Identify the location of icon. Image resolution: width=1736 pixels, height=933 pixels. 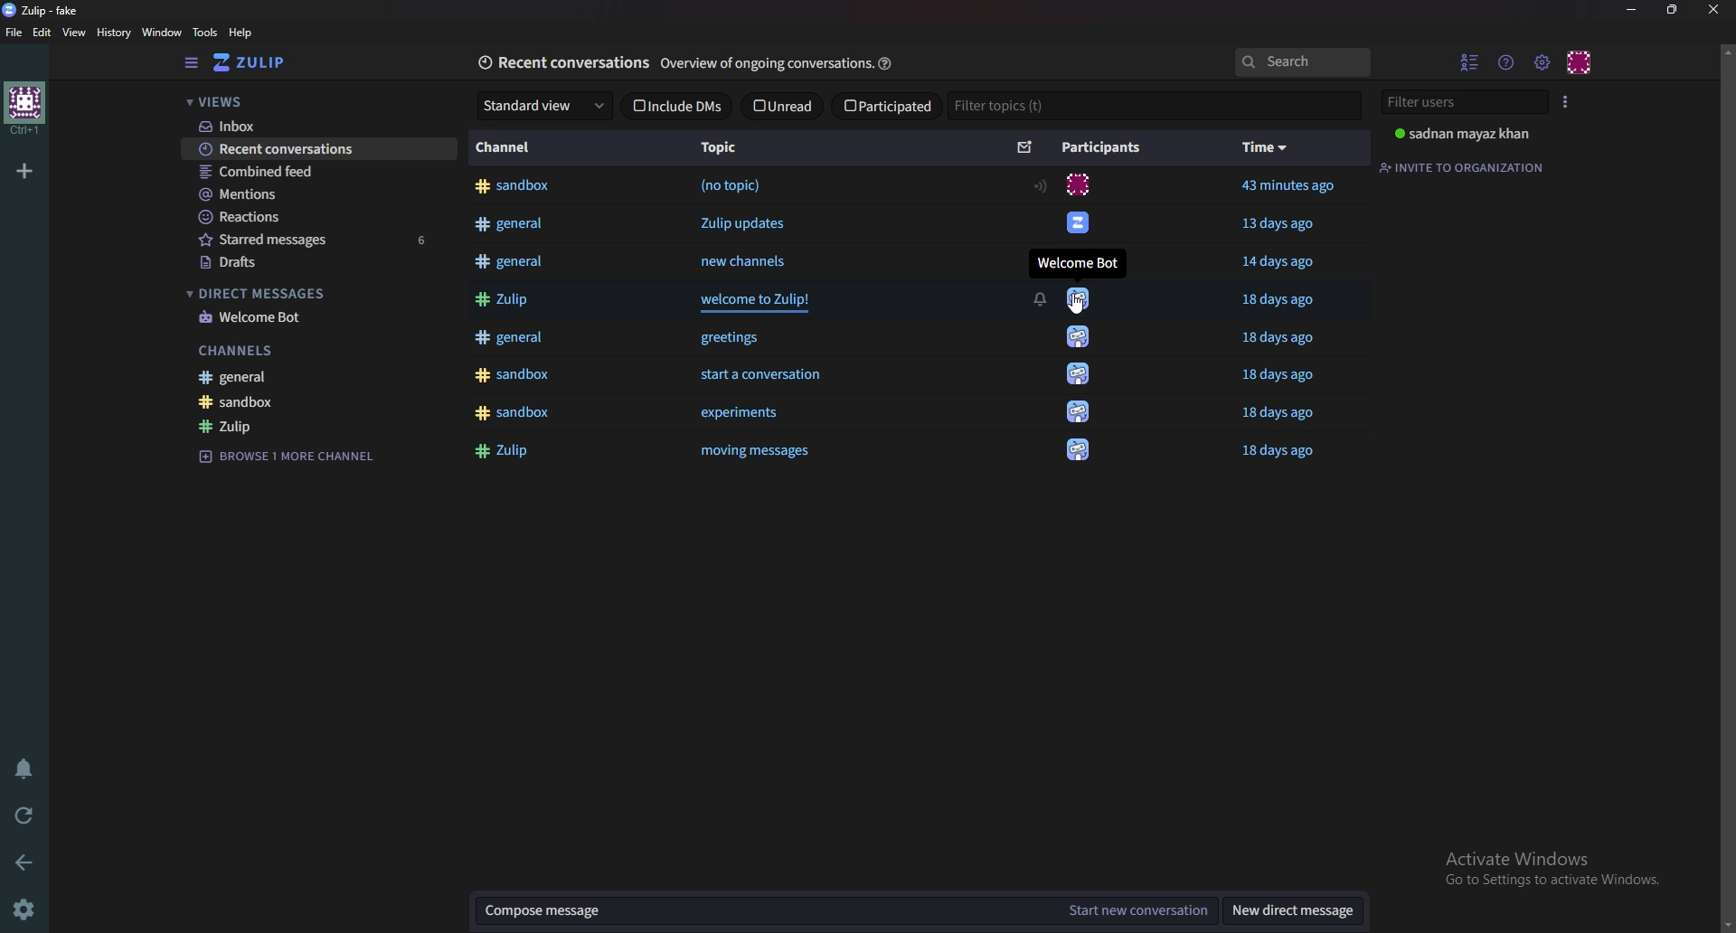
(1078, 376).